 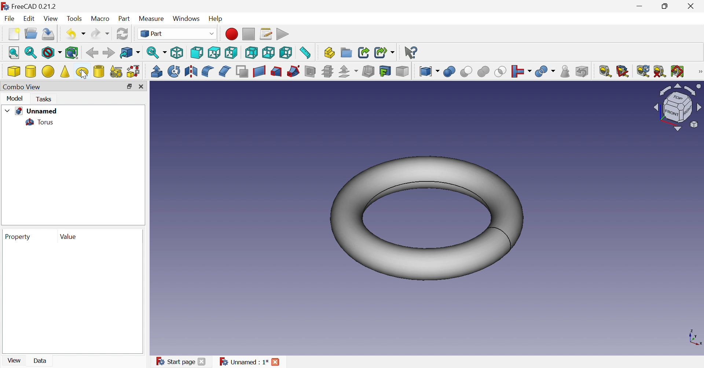 What do you see at coordinates (362, 52) in the screenshot?
I see `Make link` at bounding box center [362, 52].